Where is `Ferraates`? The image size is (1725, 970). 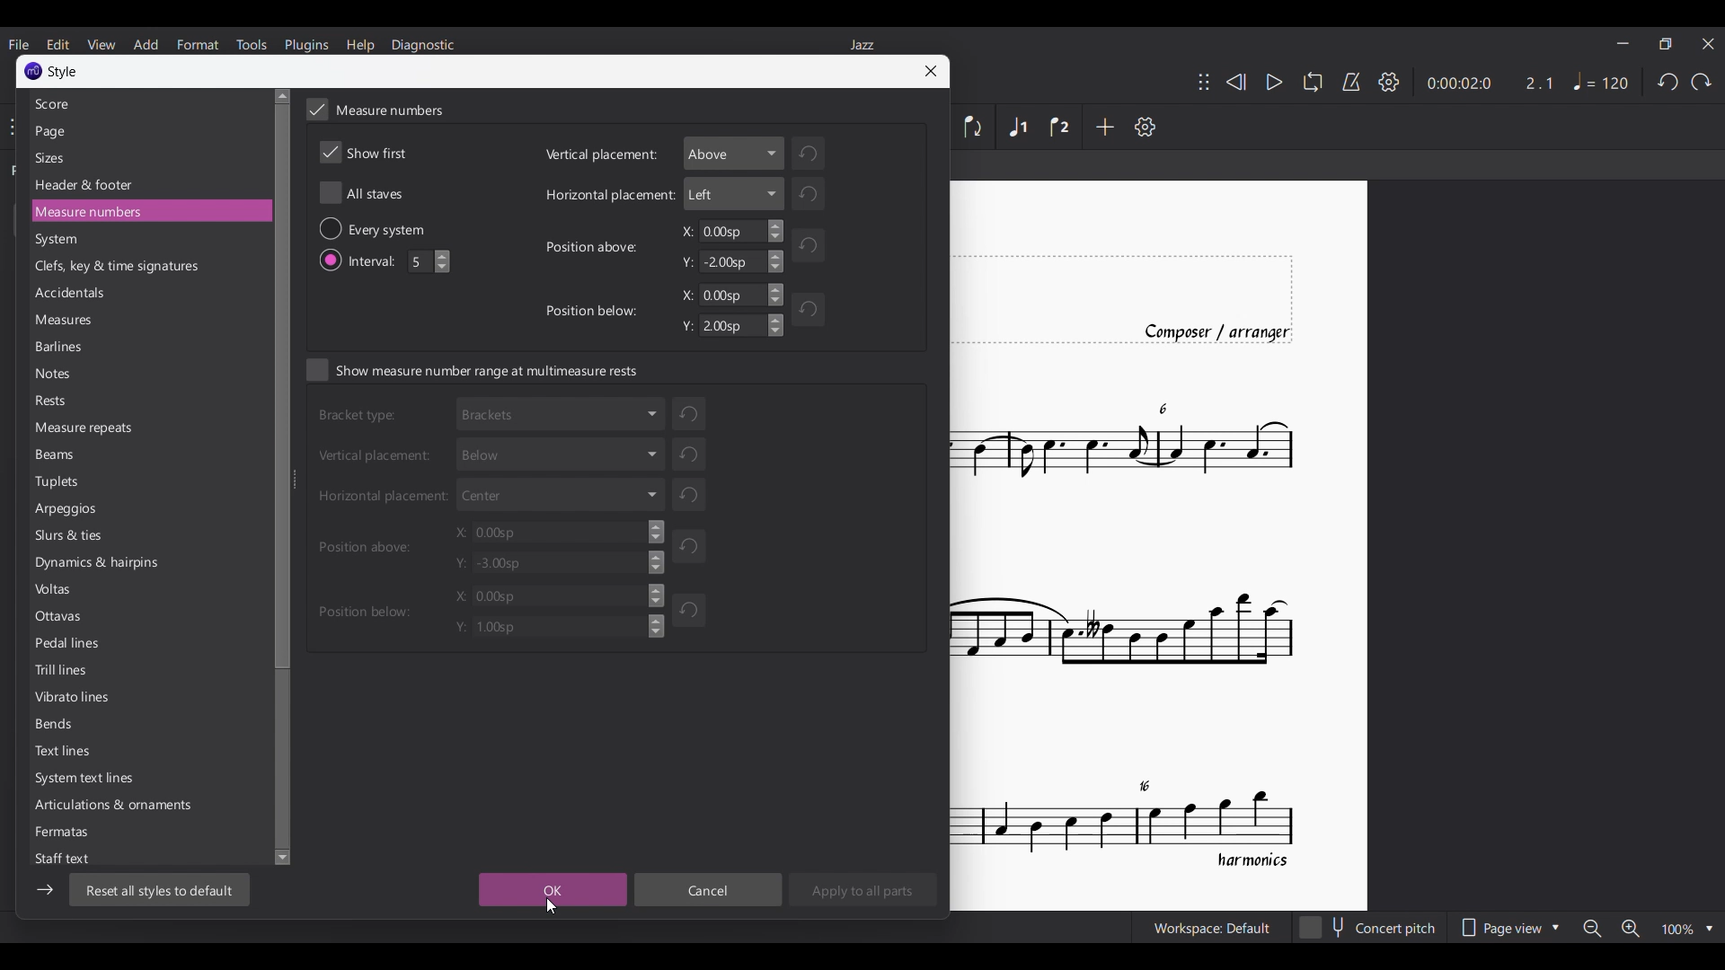 Ferraates is located at coordinates (64, 830).